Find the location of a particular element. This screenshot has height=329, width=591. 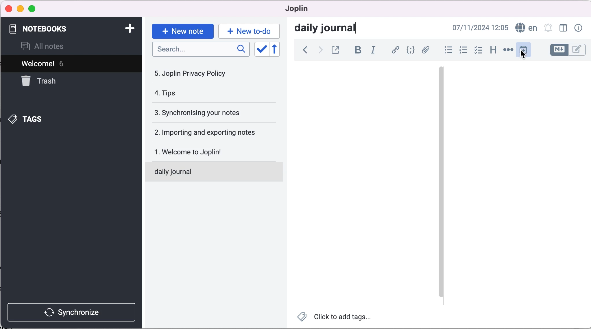

reverse sort order is located at coordinates (277, 50).